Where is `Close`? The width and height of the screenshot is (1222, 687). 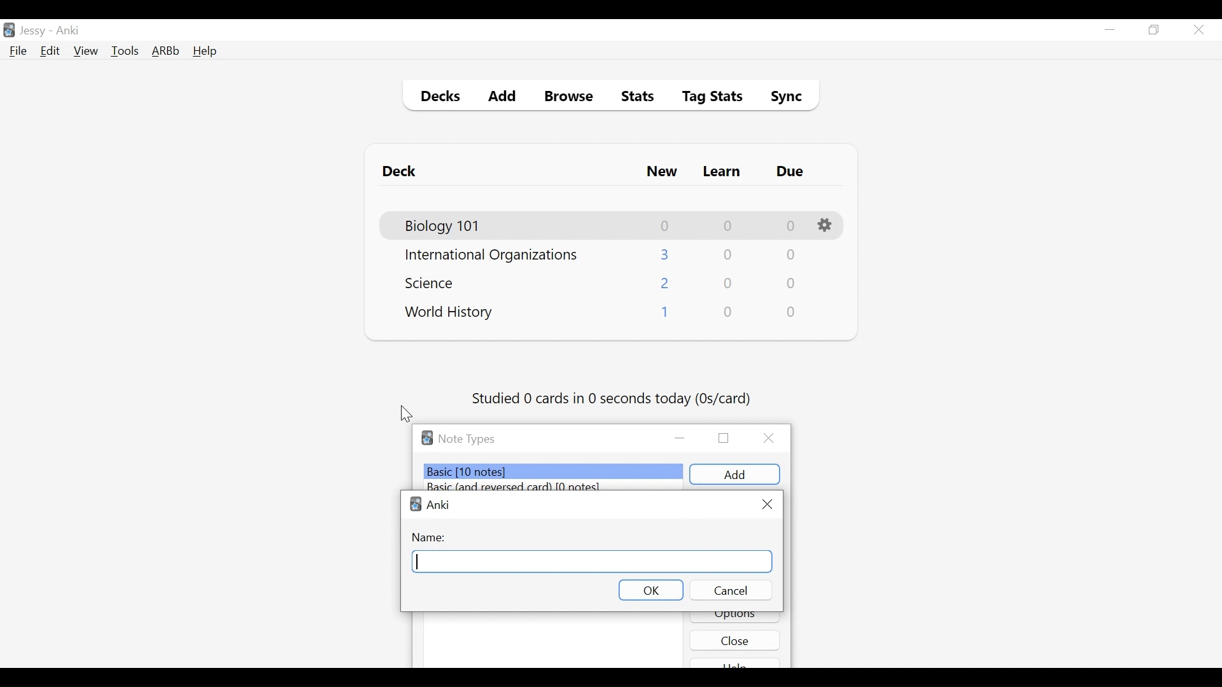
Close is located at coordinates (735, 640).